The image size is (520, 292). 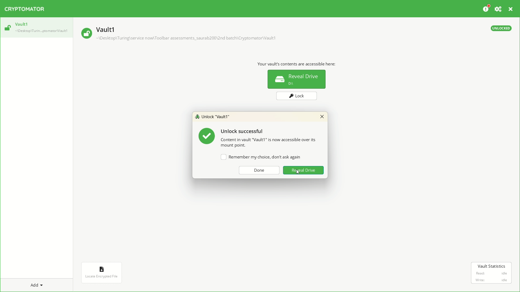 I want to click on donation, so click(x=486, y=9).